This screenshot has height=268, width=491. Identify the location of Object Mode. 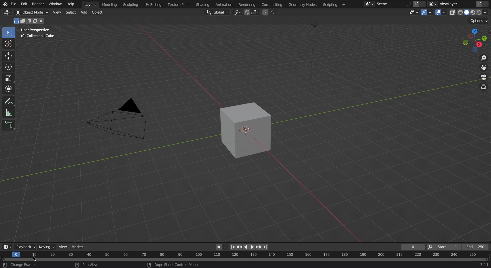
(31, 12).